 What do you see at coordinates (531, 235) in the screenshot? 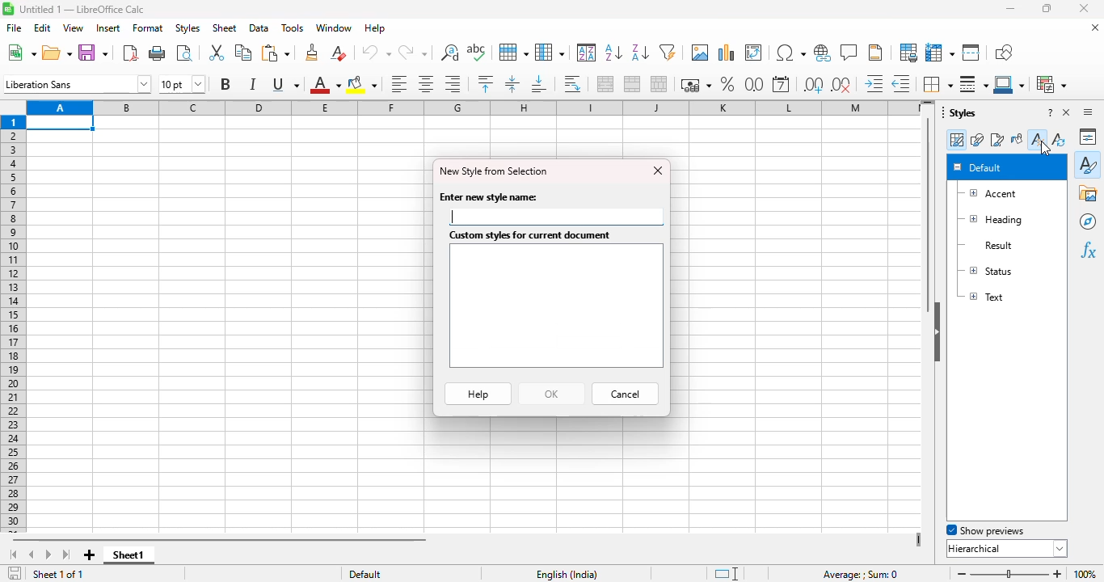
I see `custom styles for current document` at bounding box center [531, 235].